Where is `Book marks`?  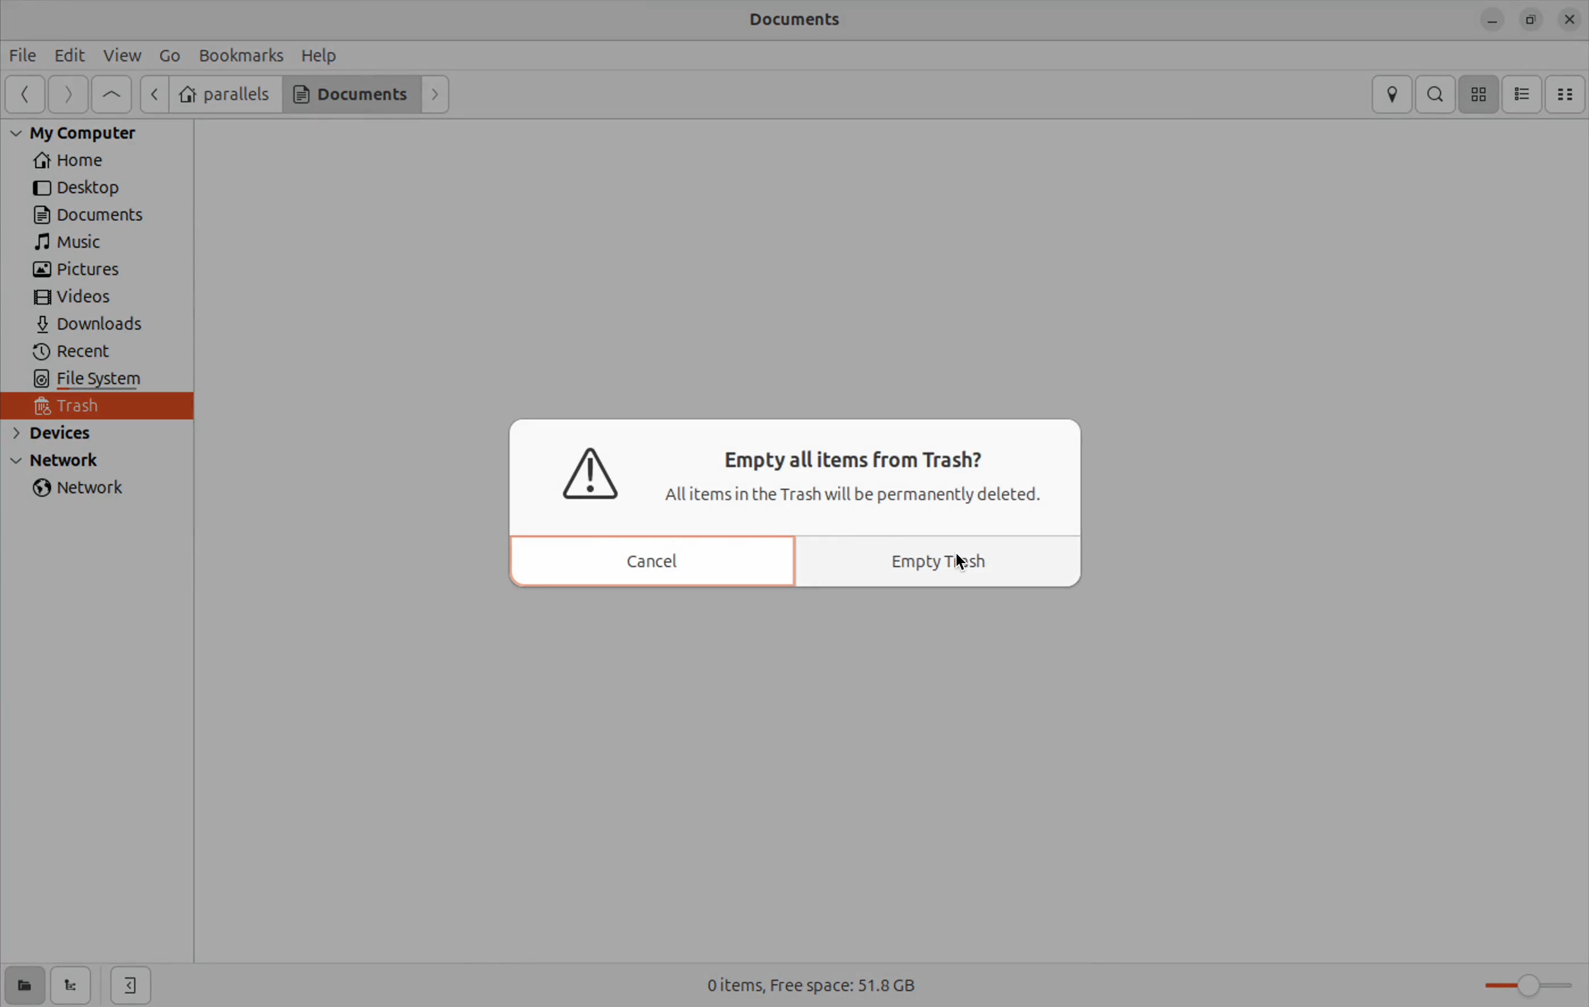
Book marks is located at coordinates (241, 53).